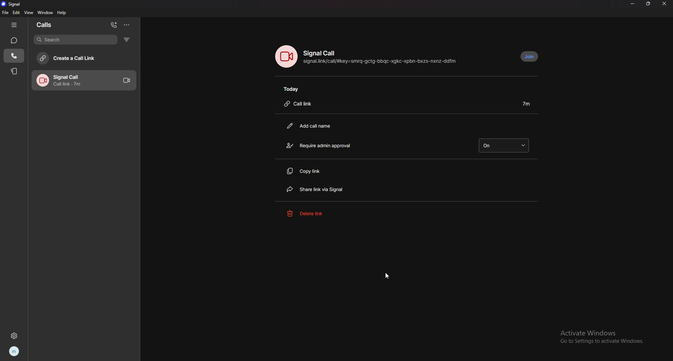  I want to click on resize, so click(649, 4).